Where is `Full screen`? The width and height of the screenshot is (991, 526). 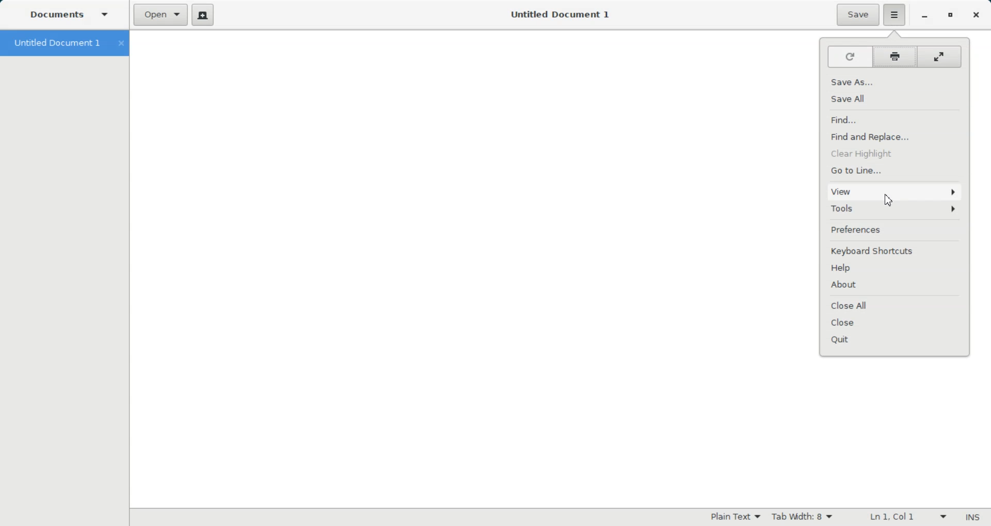
Full screen is located at coordinates (941, 57).